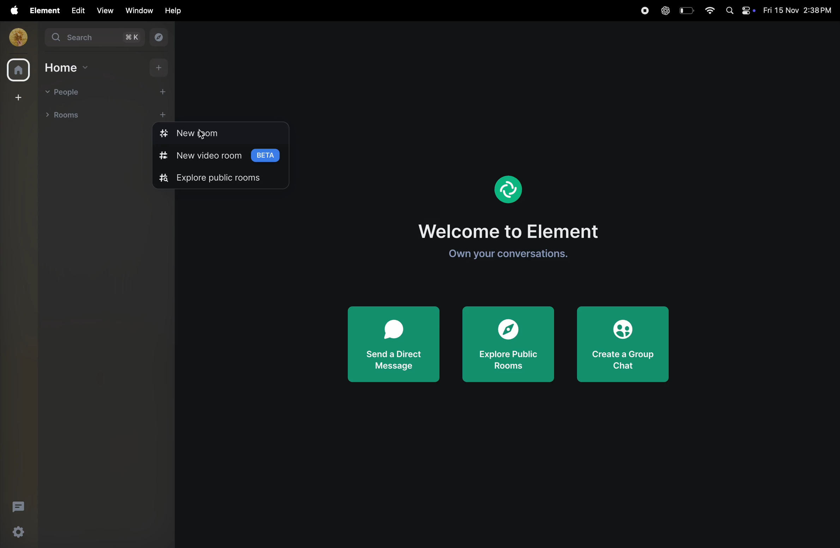 This screenshot has width=840, height=548. What do you see at coordinates (19, 97) in the screenshot?
I see `create space` at bounding box center [19, 97].